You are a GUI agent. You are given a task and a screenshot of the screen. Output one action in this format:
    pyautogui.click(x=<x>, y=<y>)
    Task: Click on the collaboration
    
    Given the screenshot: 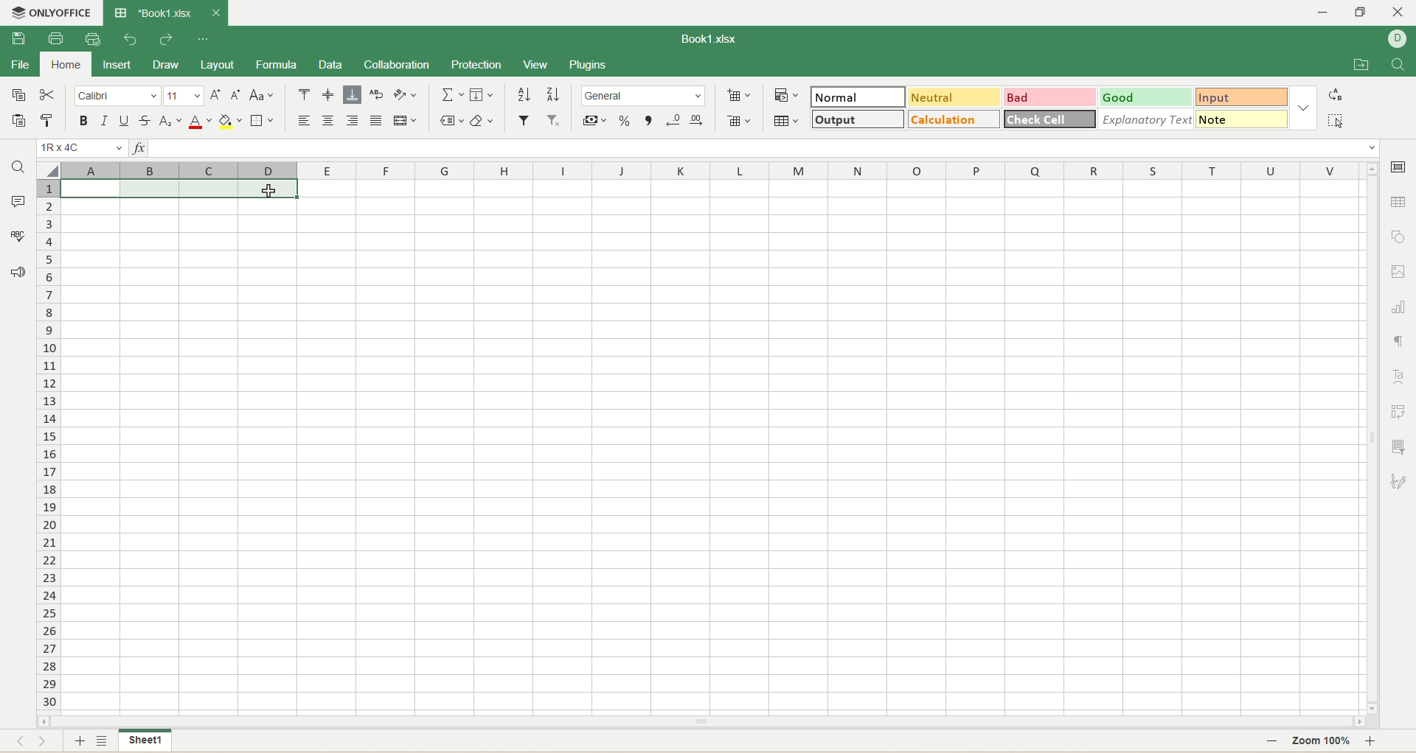 What is the action you would take?
    pyautogui.click(x=399, y=66)
    